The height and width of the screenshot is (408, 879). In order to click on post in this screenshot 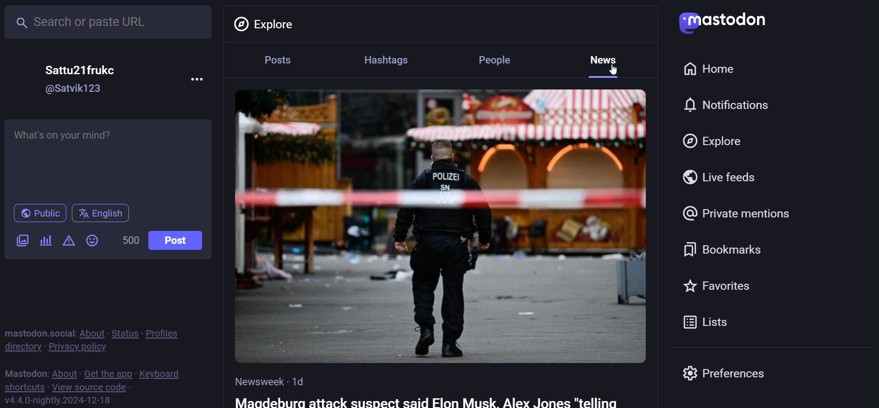, I will do `click(276, 62)`.